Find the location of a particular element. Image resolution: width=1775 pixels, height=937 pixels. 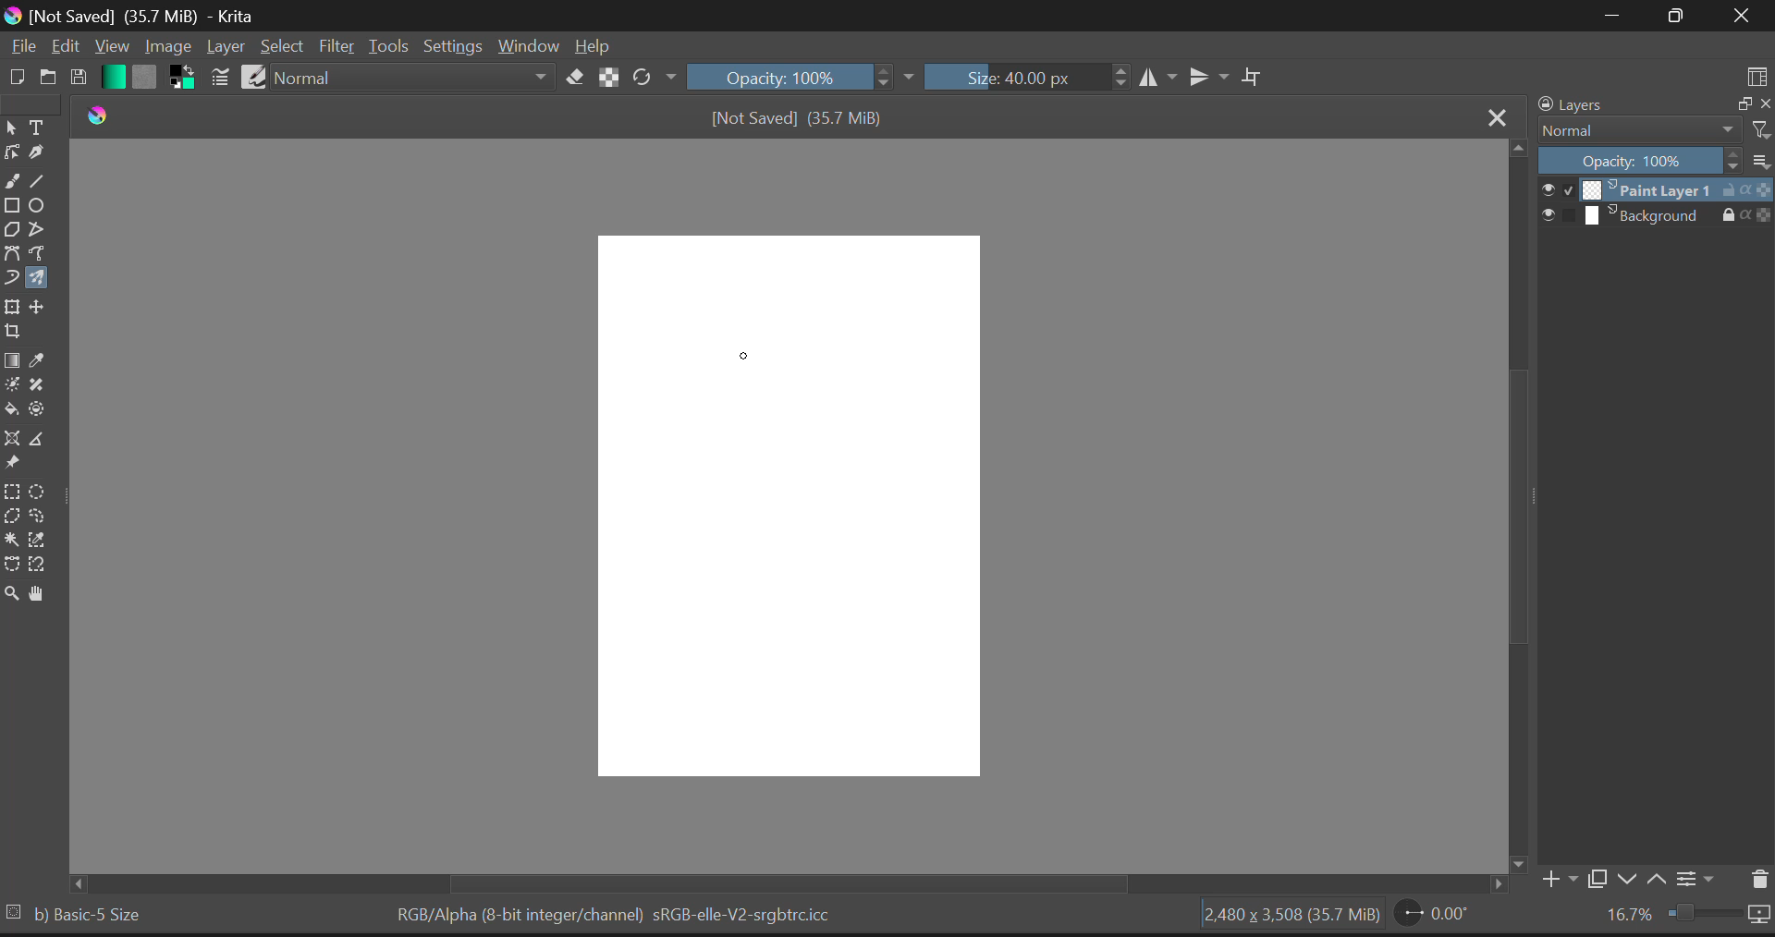

Ellipses is located at coordinates (40, 205).